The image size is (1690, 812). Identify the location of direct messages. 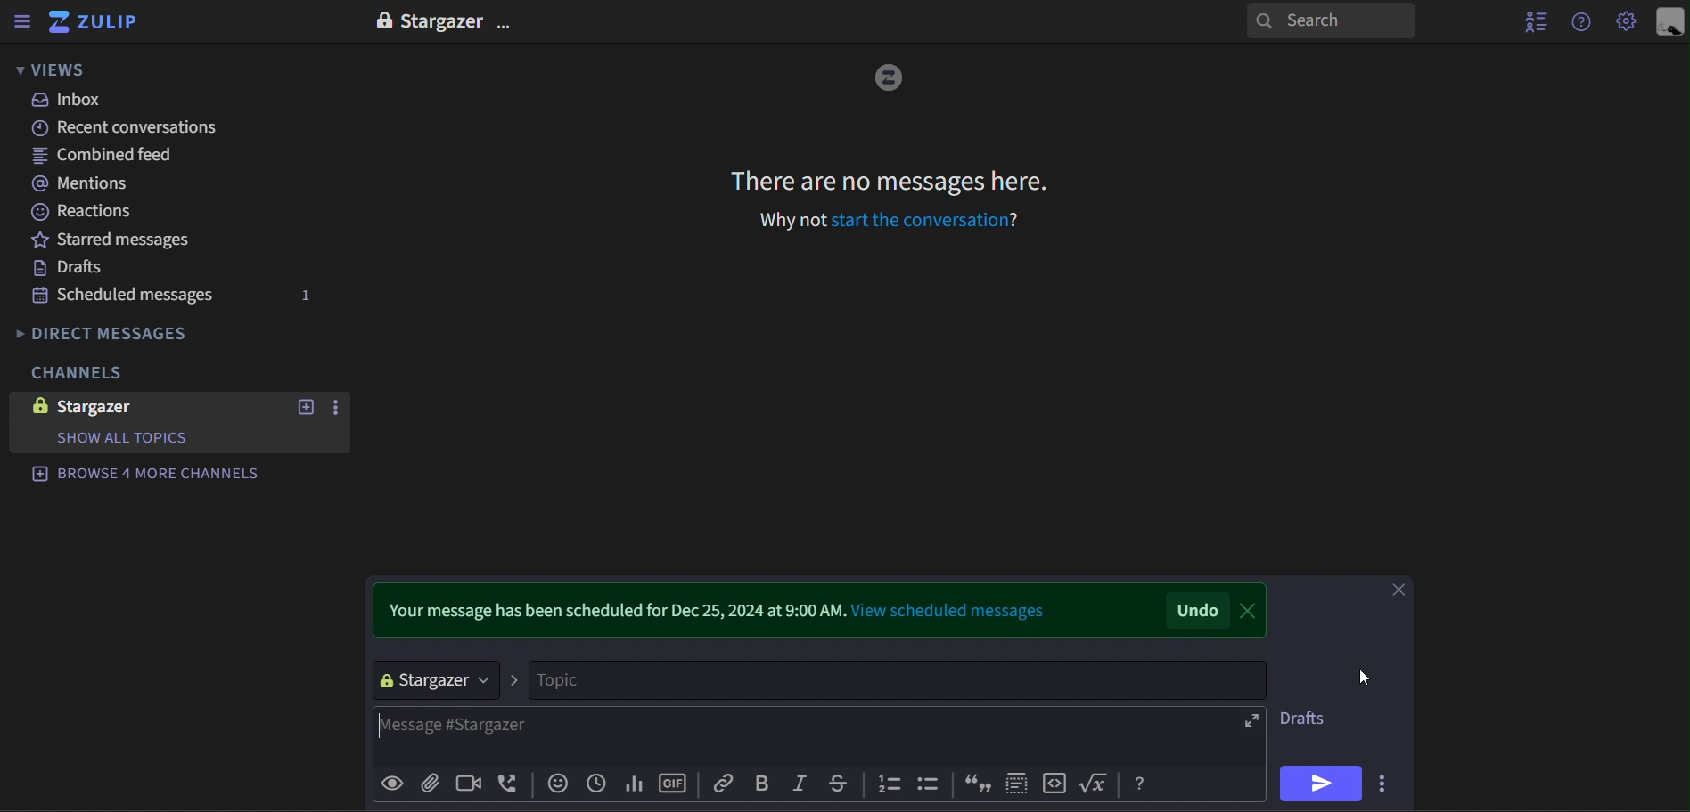
(147, 333).